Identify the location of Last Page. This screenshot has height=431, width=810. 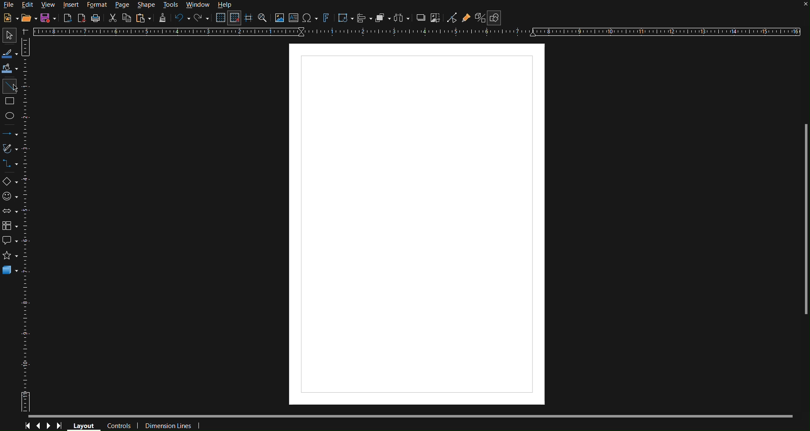
(62, 426).